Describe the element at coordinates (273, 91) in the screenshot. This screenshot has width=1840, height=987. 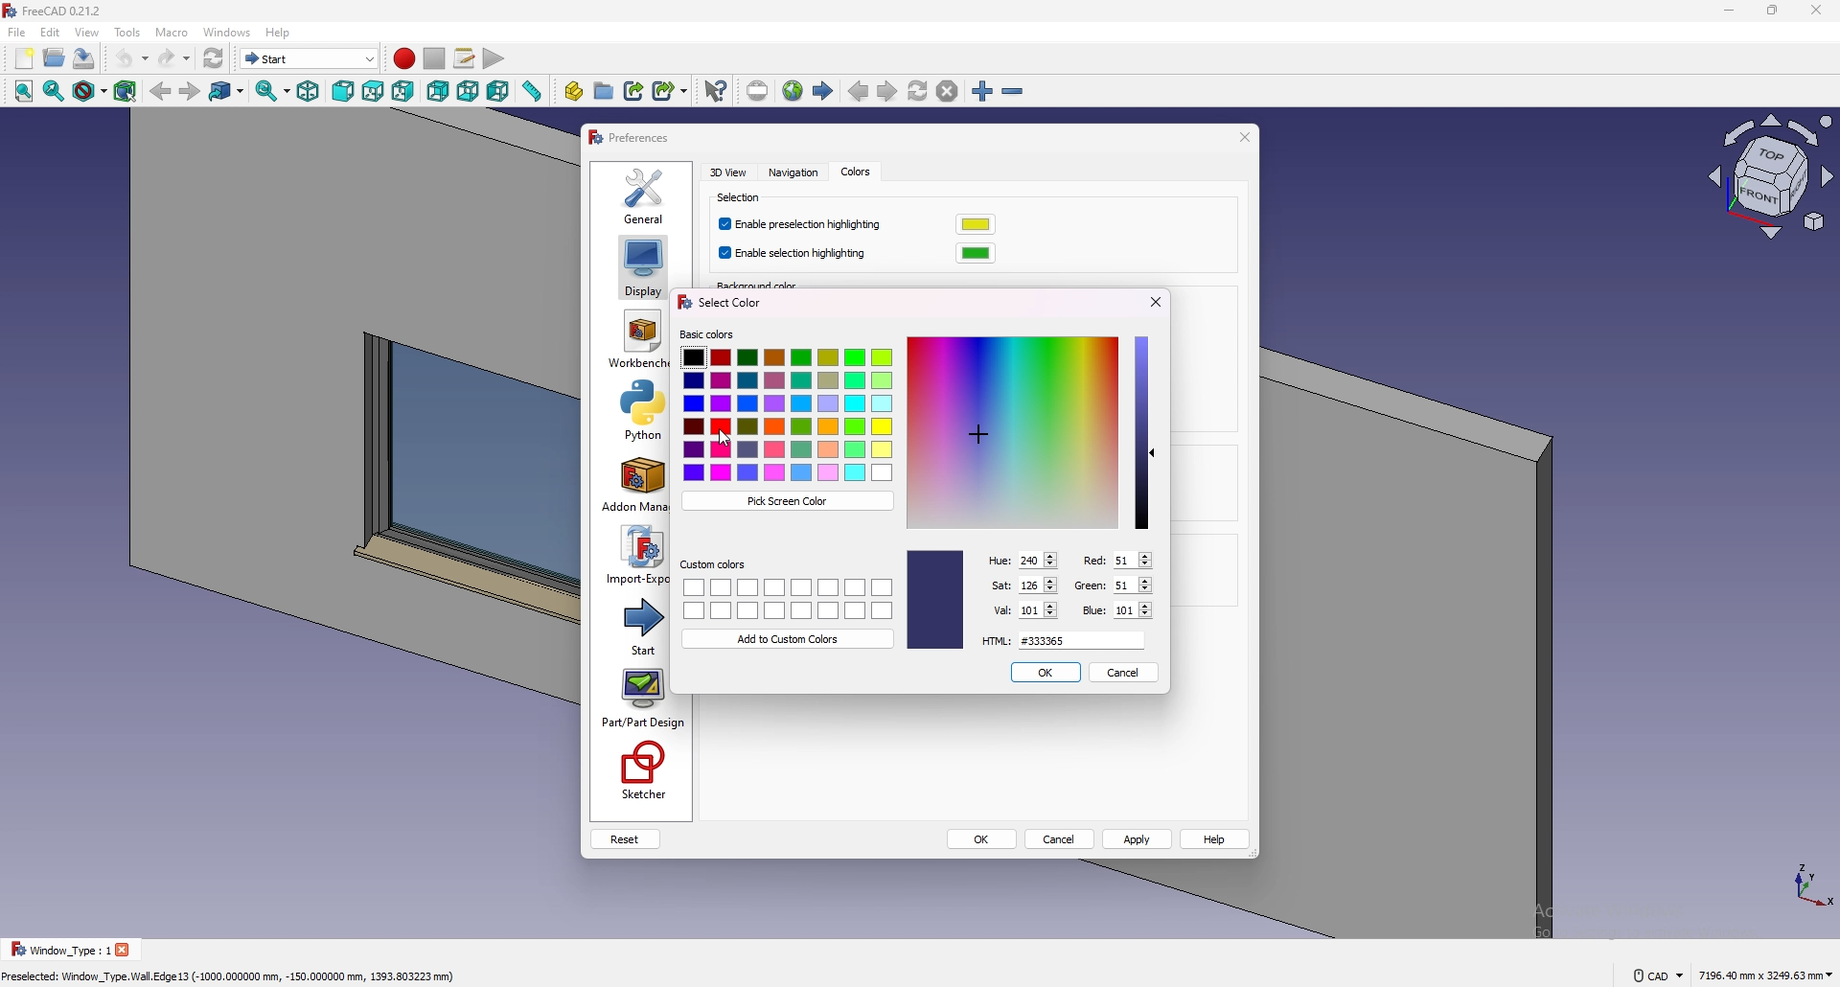
I see `sync view` at that location.